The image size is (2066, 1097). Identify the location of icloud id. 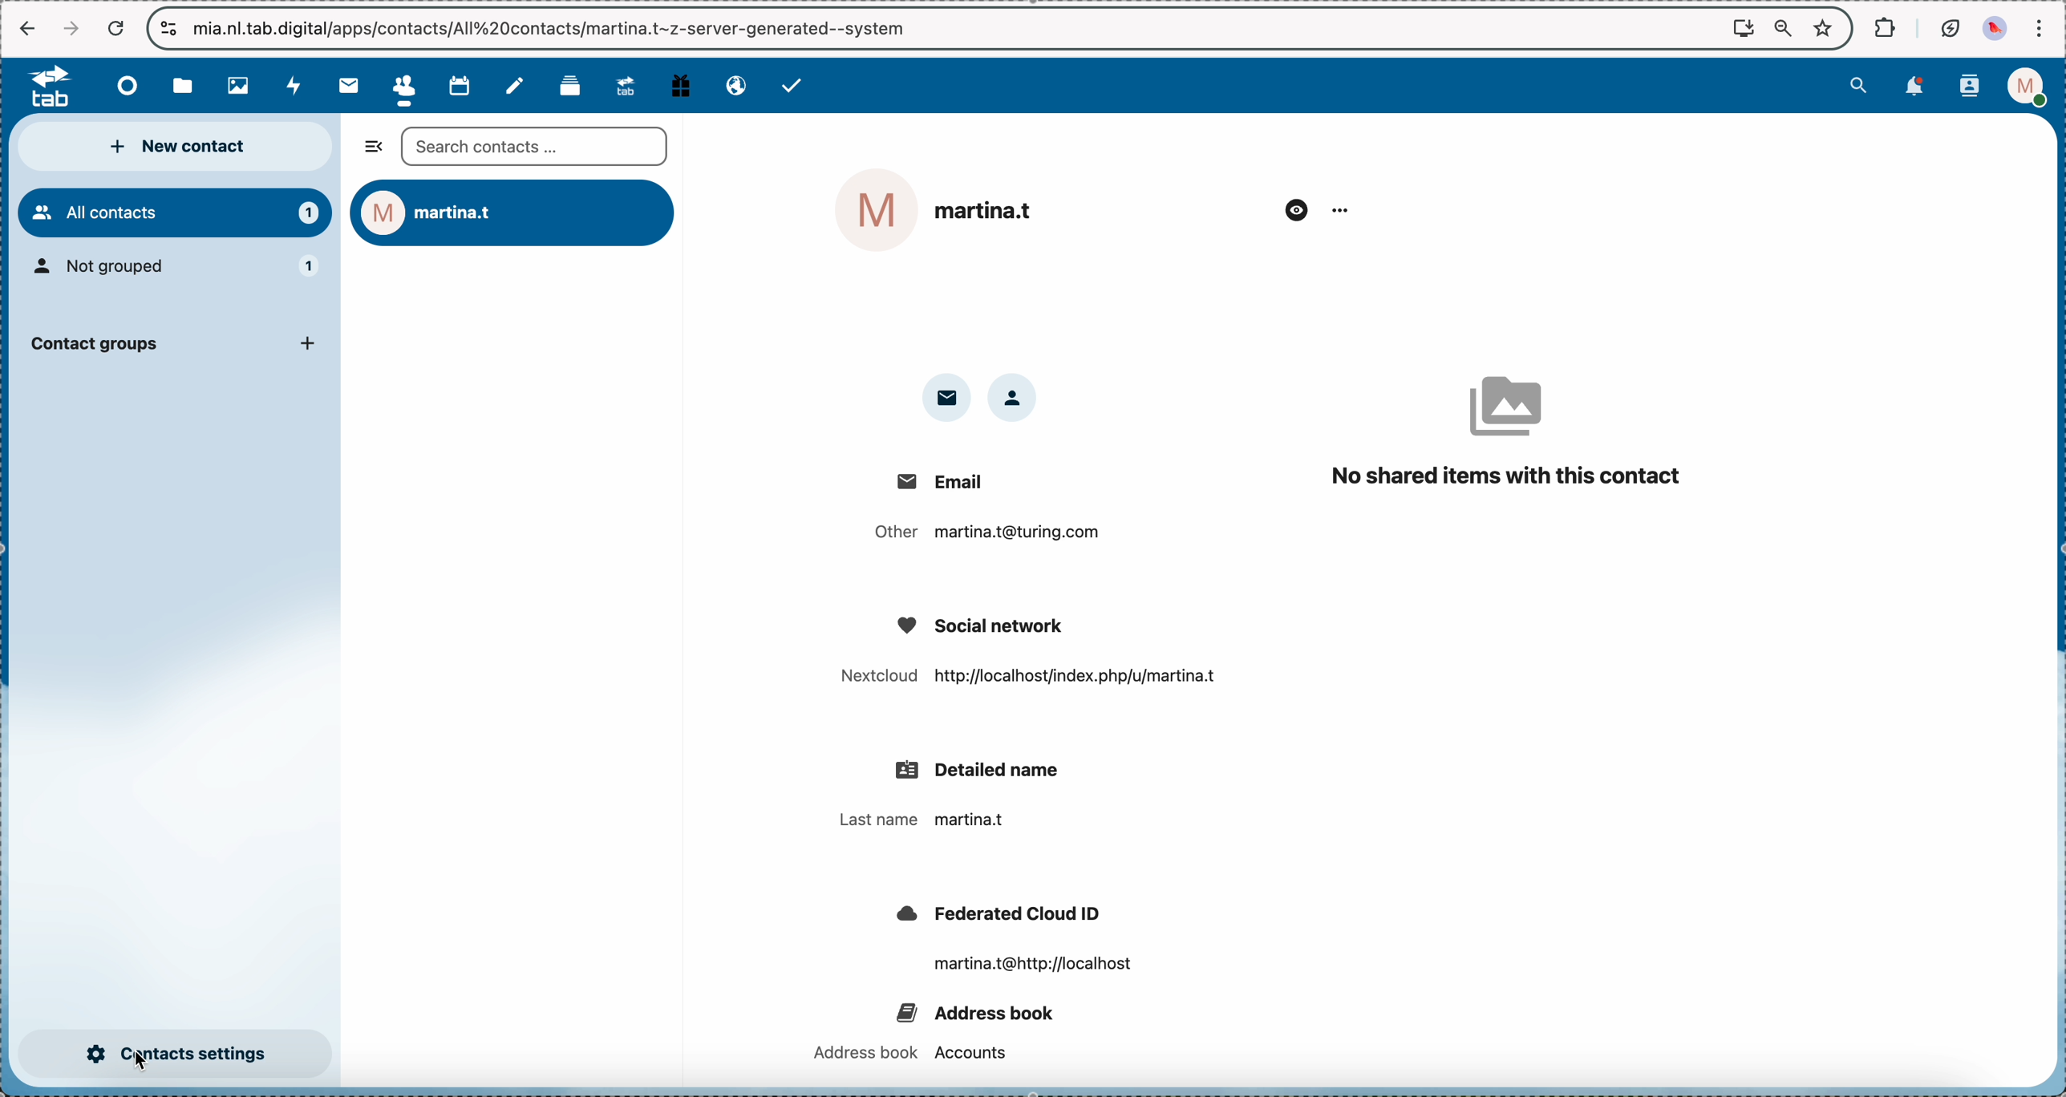
(1015, 941).